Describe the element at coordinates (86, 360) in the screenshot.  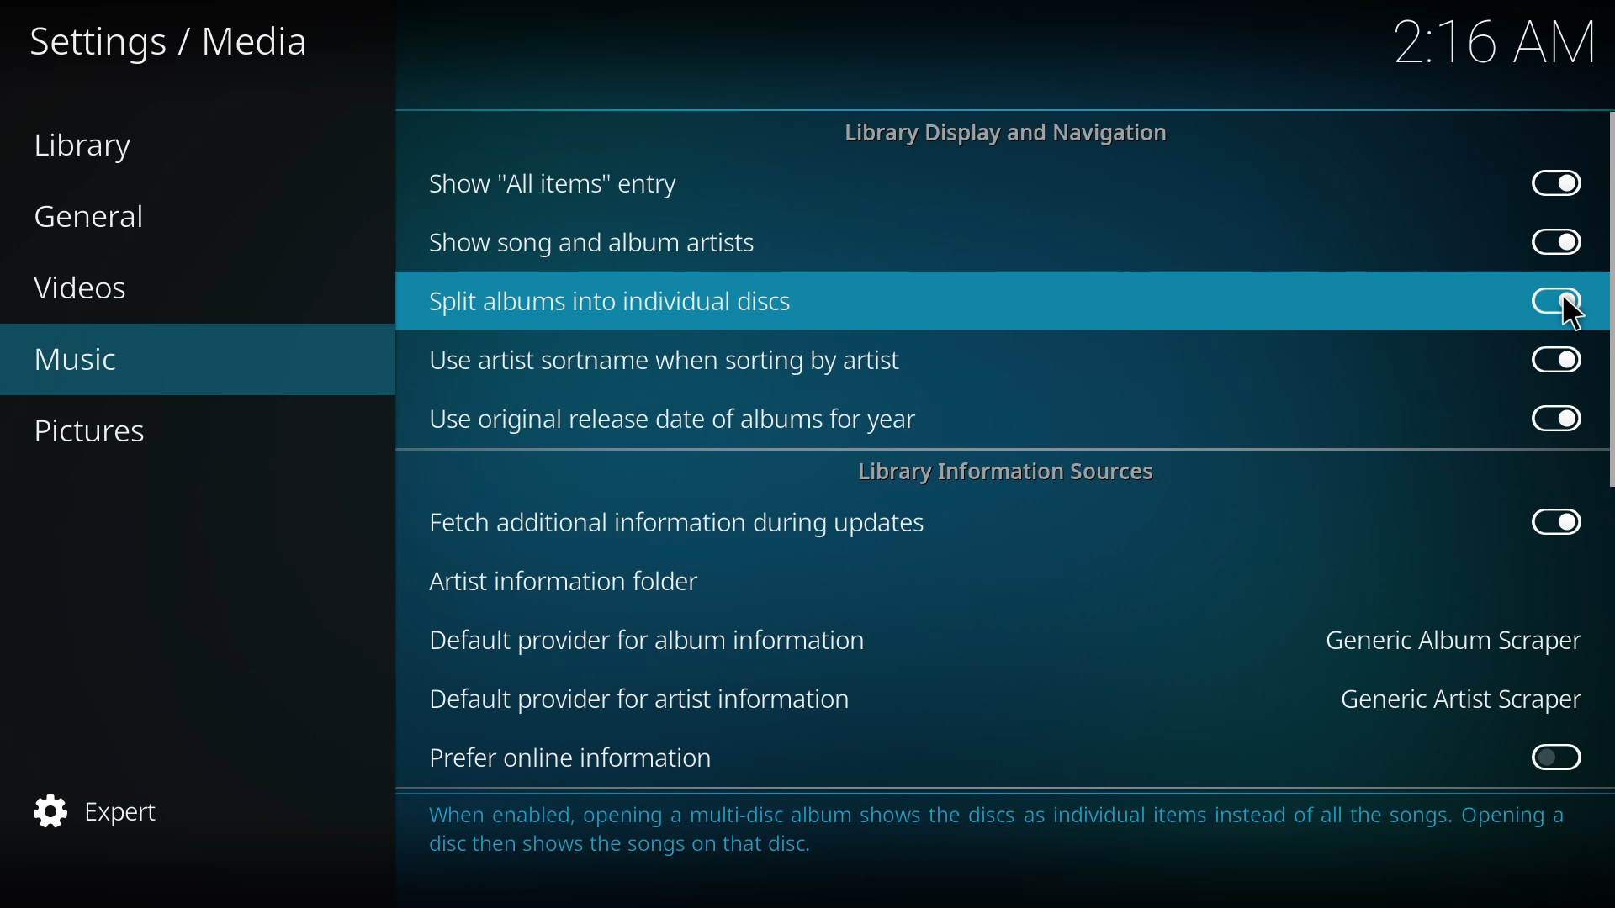
I see `music` at that location.